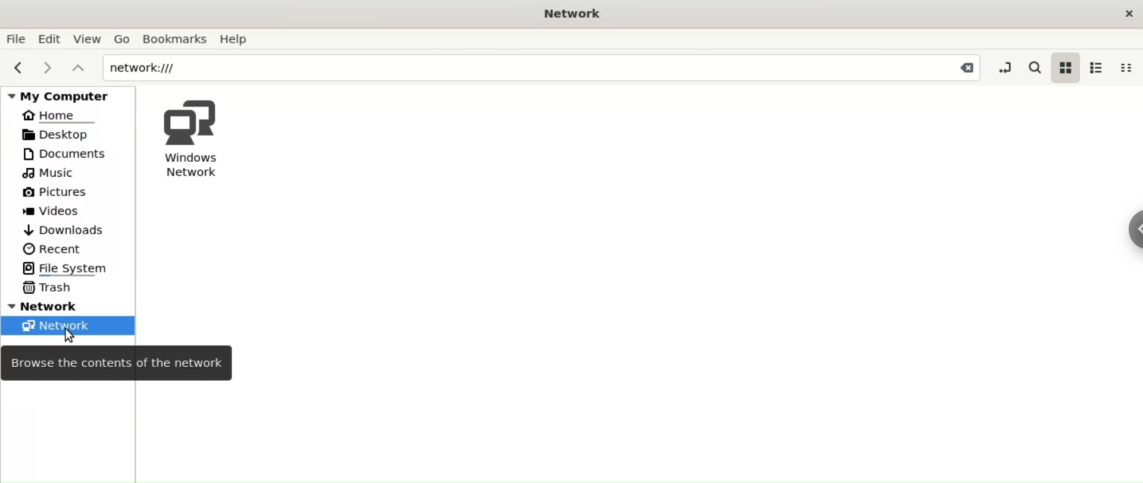 The image size is (1143, 483). I want to click on previous, so click(17, 68).